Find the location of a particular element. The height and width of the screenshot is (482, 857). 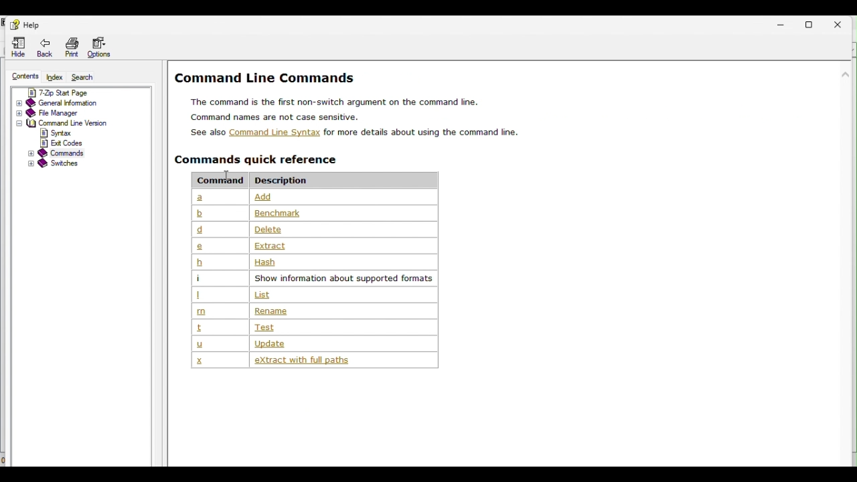

l is located at coordinates (201, 296).